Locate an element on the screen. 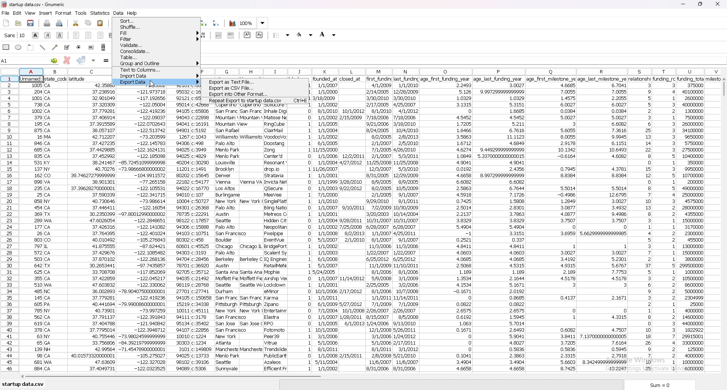 This screenshot has width=727, height=390. left align is located at coordinates (76, 35).